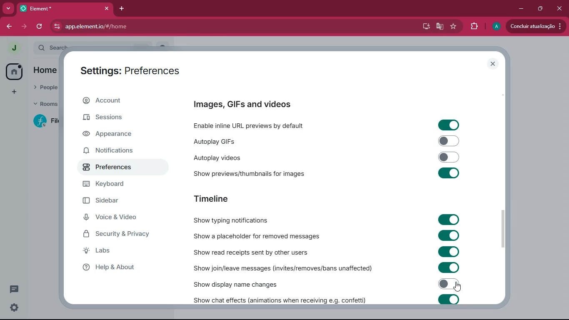 The width and height of the screenshot is (569, 320). Describe the element at coordinates (540, 8) in the screenshot. I see `maximize` at that location.